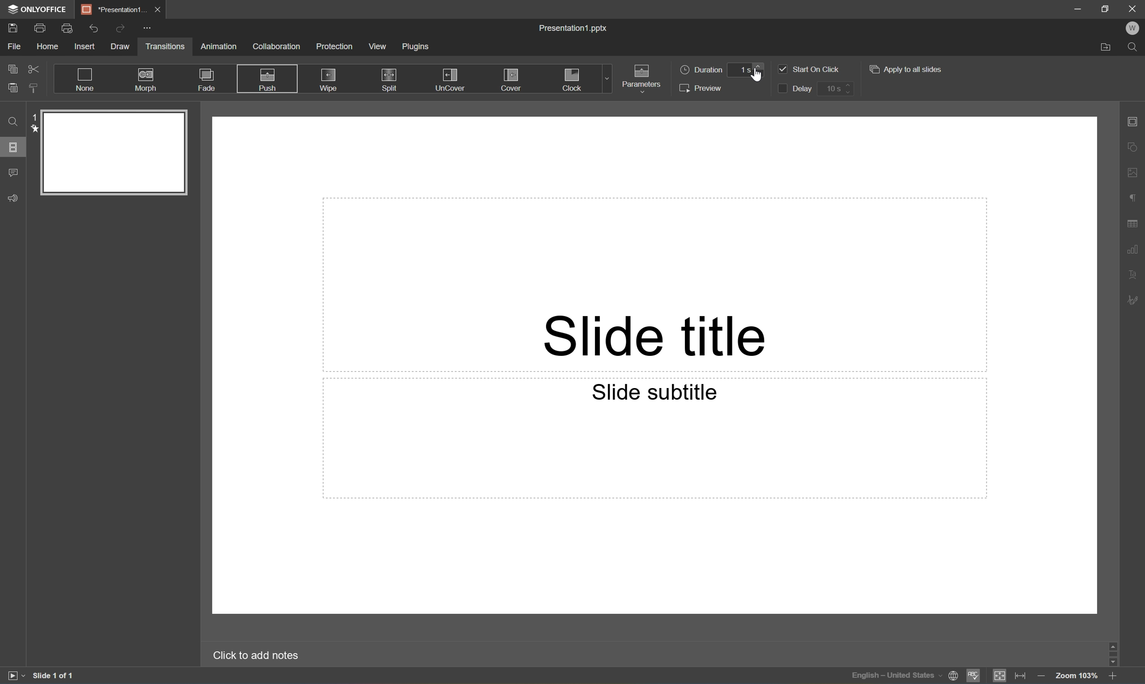 This screenshot has height=684, width=1145. I want to click on Close, so click(158, 9).